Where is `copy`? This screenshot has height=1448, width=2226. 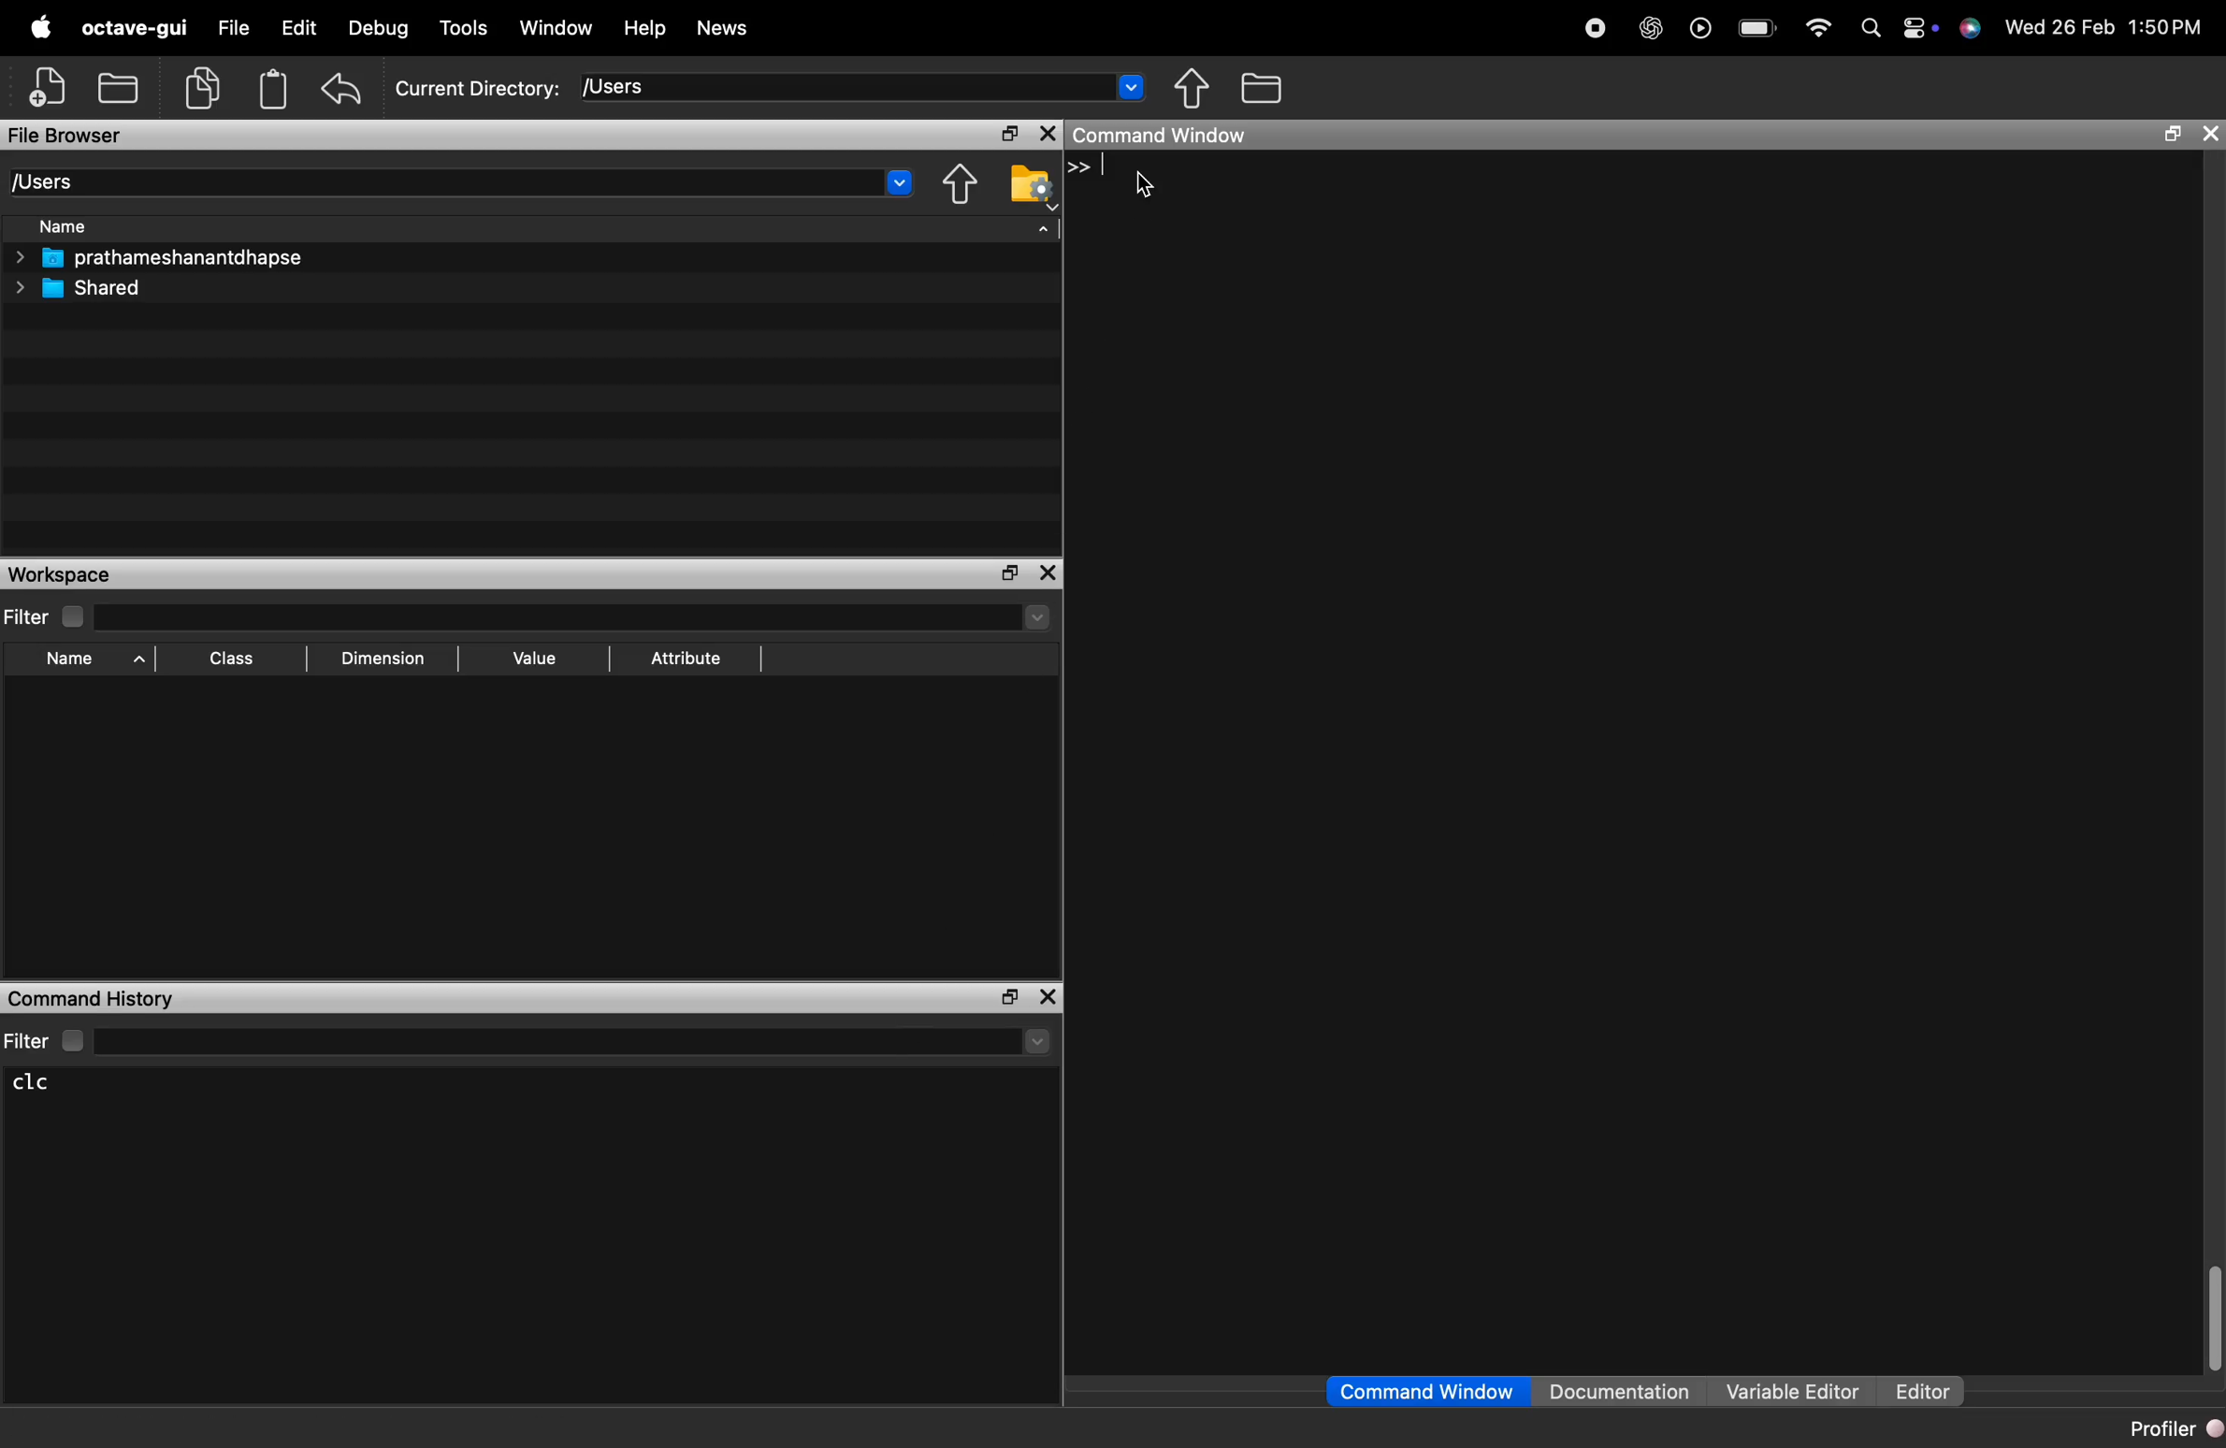 copy is located at coordinates (207, 89).